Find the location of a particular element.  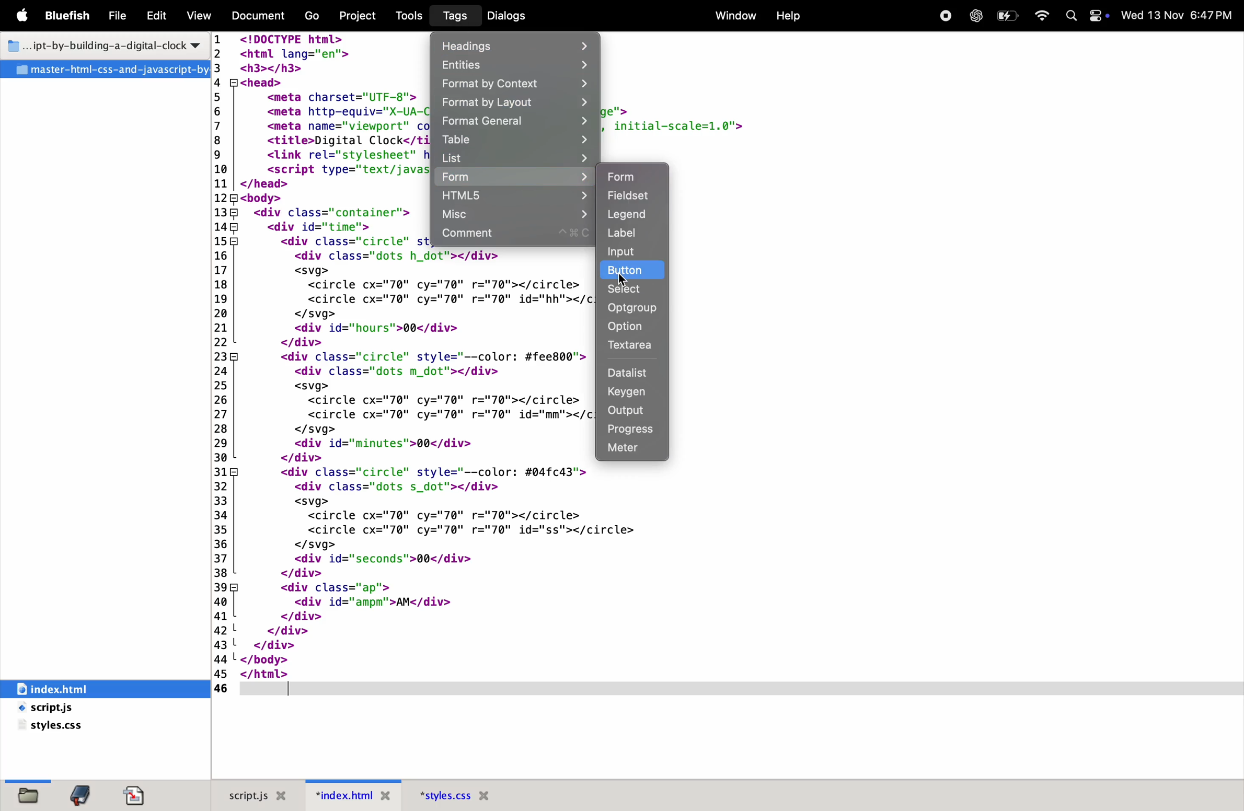

progress is located at coordinates (635, 430).